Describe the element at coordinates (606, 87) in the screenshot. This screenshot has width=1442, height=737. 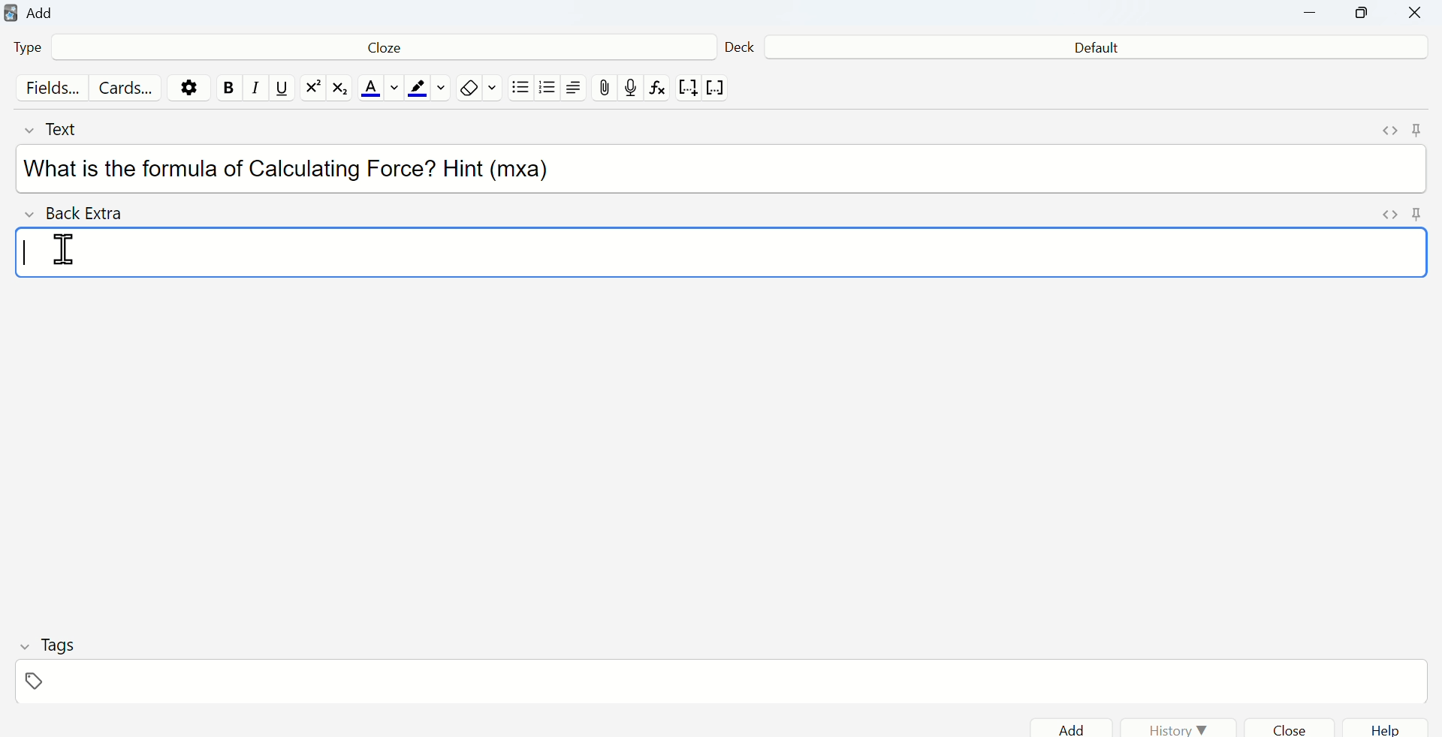
I see `Attach` at that location.